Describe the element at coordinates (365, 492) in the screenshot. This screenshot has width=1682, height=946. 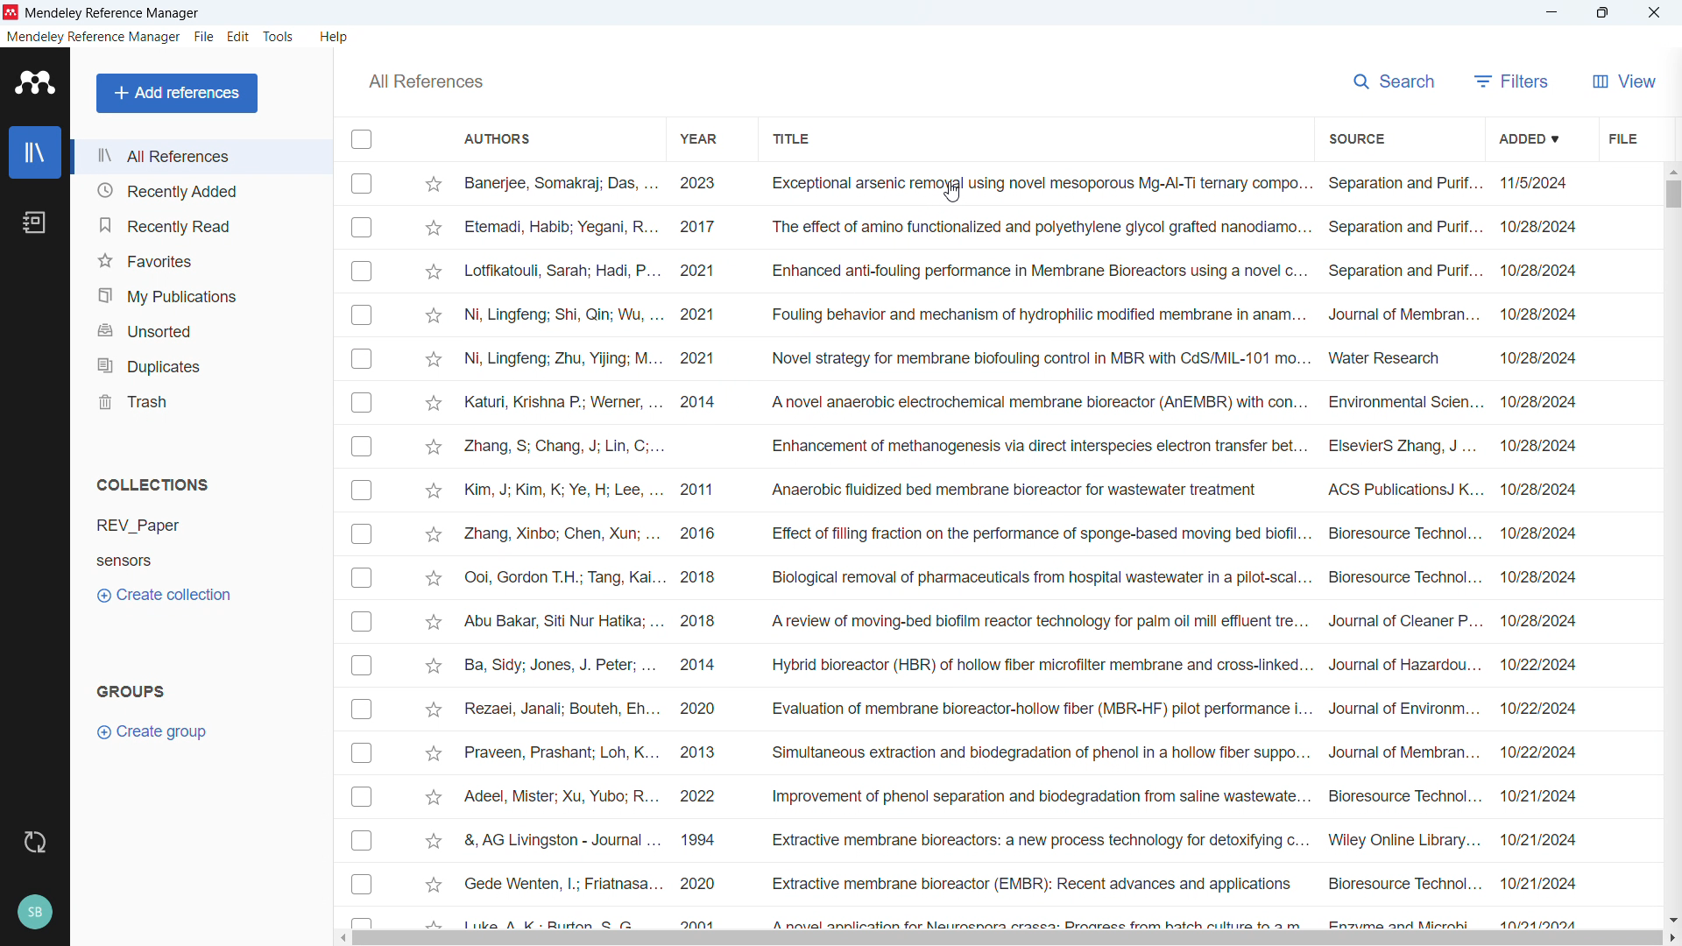
I see `click to select individual entry` at that location.